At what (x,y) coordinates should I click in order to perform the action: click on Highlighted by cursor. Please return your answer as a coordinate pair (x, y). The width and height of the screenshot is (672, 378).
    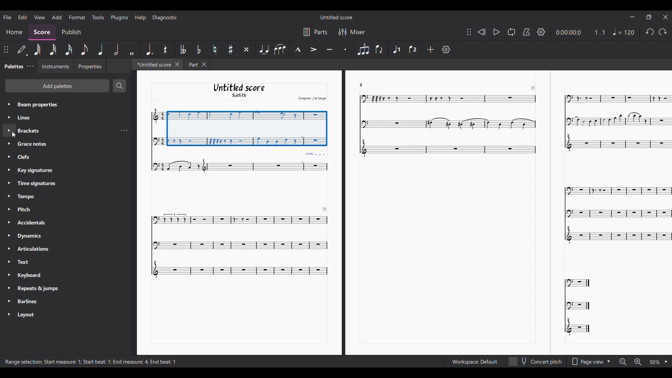
    Looking at the image, I should click on (8, 131).